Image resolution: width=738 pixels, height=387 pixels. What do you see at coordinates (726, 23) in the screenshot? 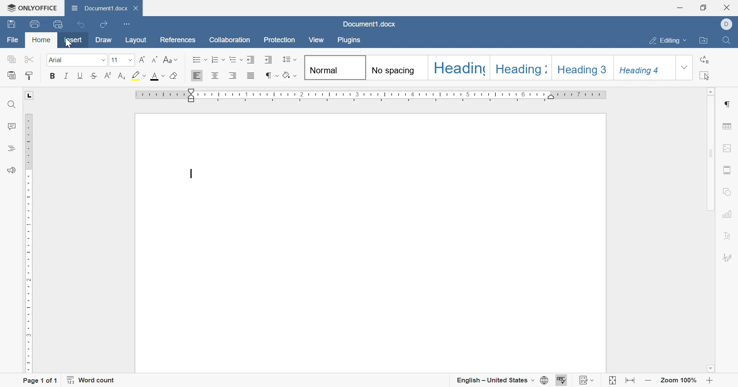
I see `Dell` at bounding box center [726, 23].